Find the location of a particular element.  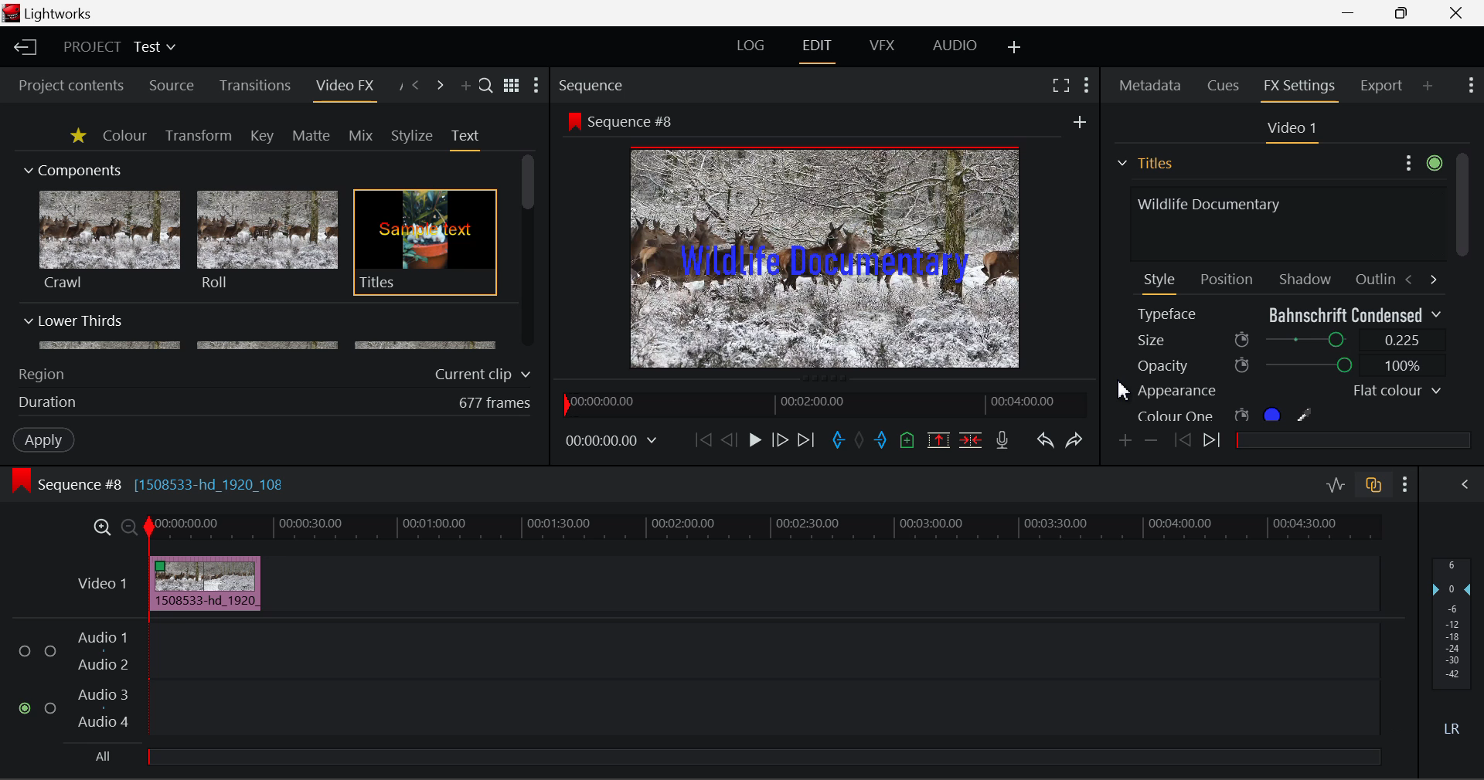

Add Panel is located at coordinates (1428, 85).